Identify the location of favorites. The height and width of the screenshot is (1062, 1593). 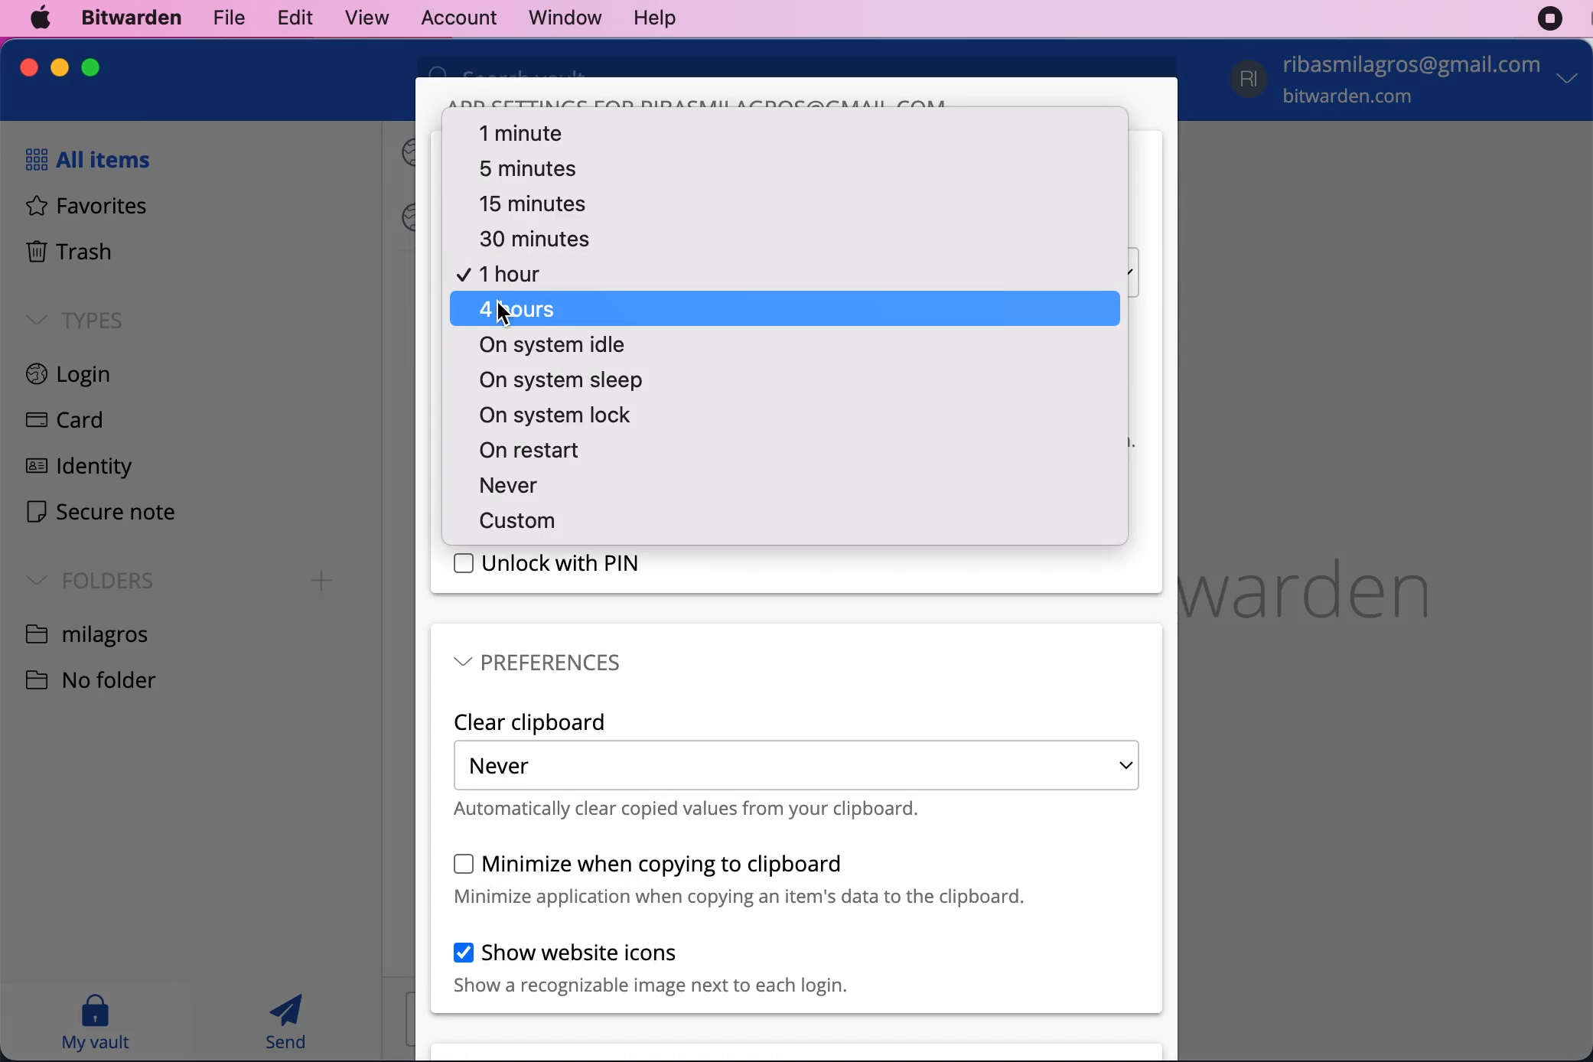
(79, 208).